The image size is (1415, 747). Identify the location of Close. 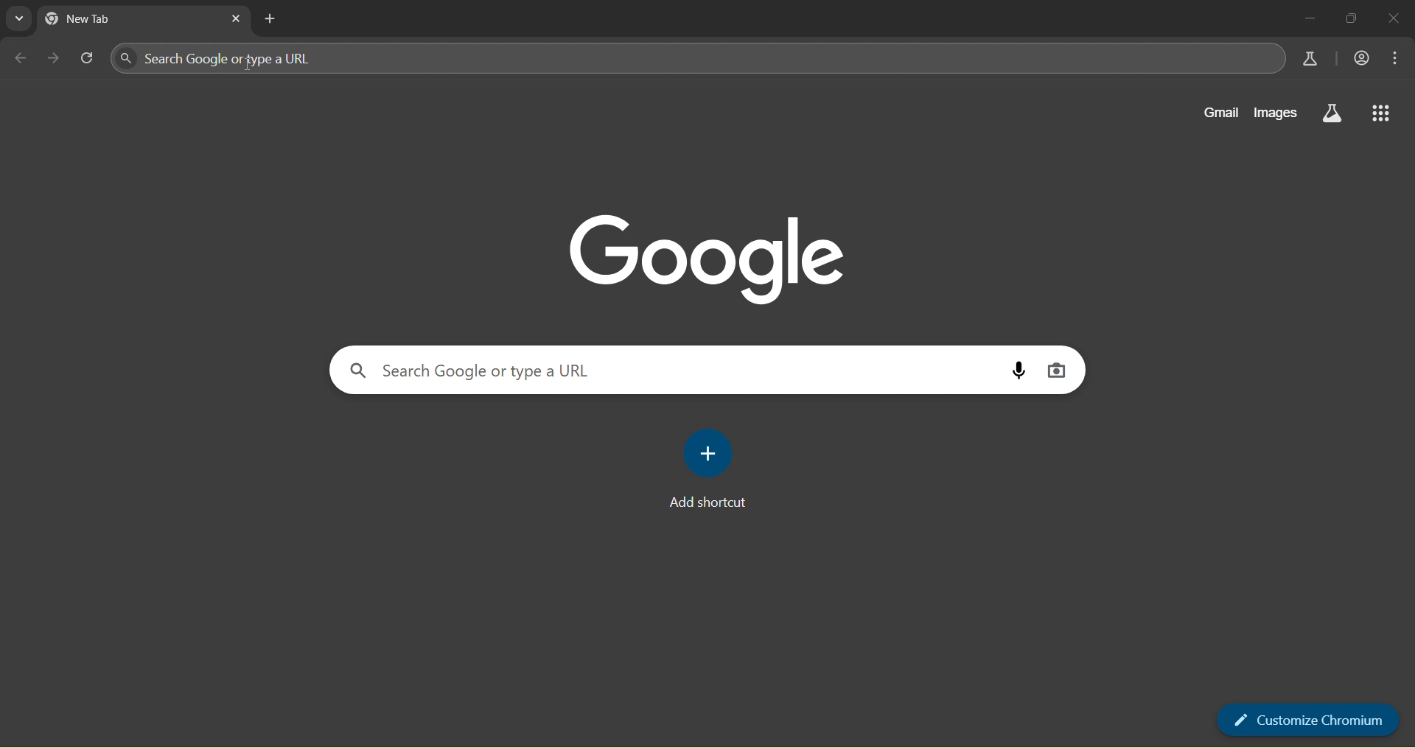
(1396, 17).